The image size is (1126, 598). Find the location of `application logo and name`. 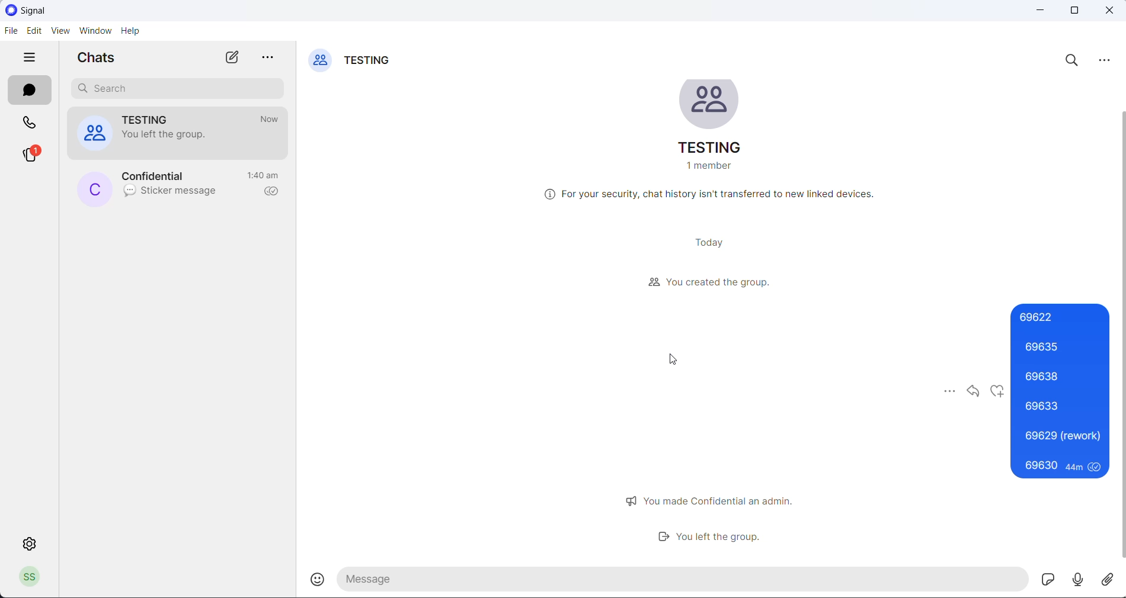

application logo and name is located at coordinates (48, 10).